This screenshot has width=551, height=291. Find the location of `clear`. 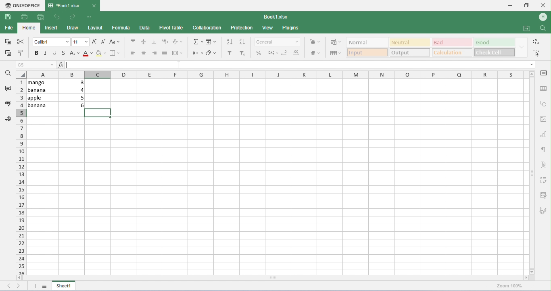

clear is located at coordinates (211, 53).